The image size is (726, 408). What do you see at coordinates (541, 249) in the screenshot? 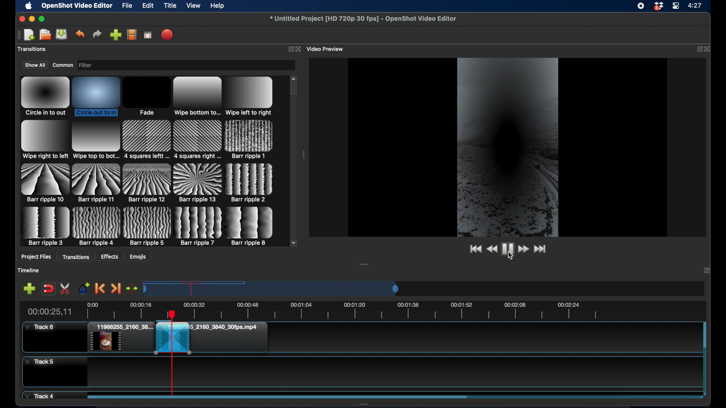
I see `jump to end` at bounding box center [541, 249].